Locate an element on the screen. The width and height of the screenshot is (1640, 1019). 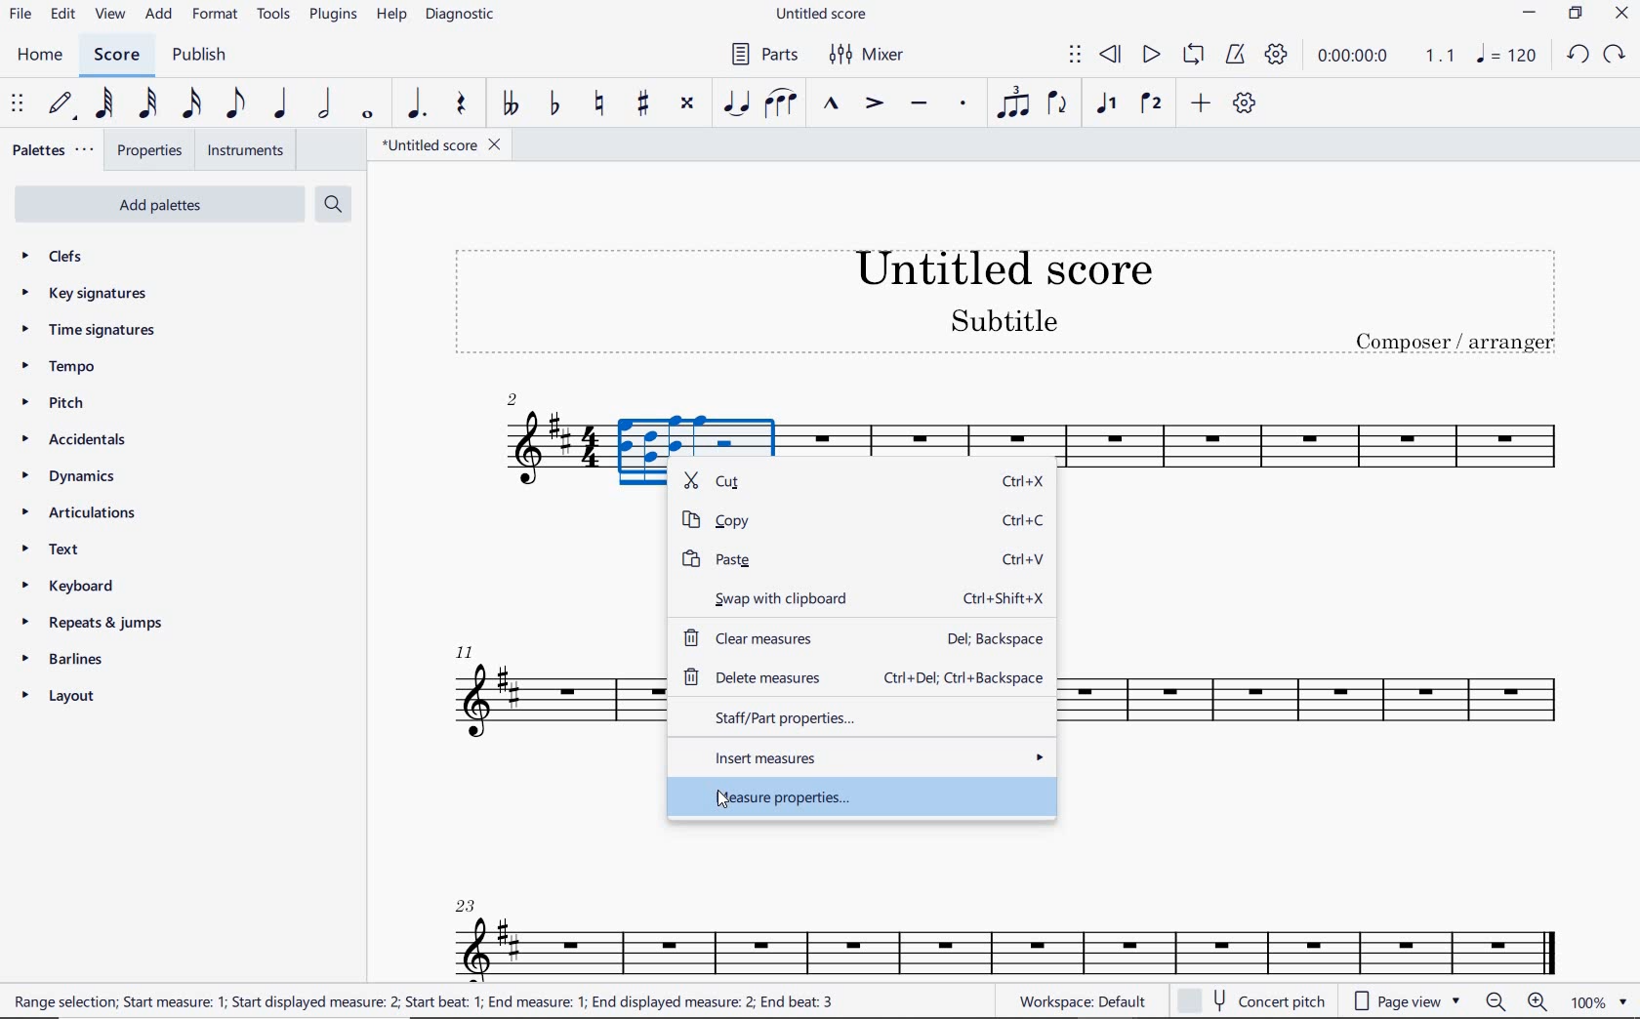
REDO is located at coordinates (1616, 55).